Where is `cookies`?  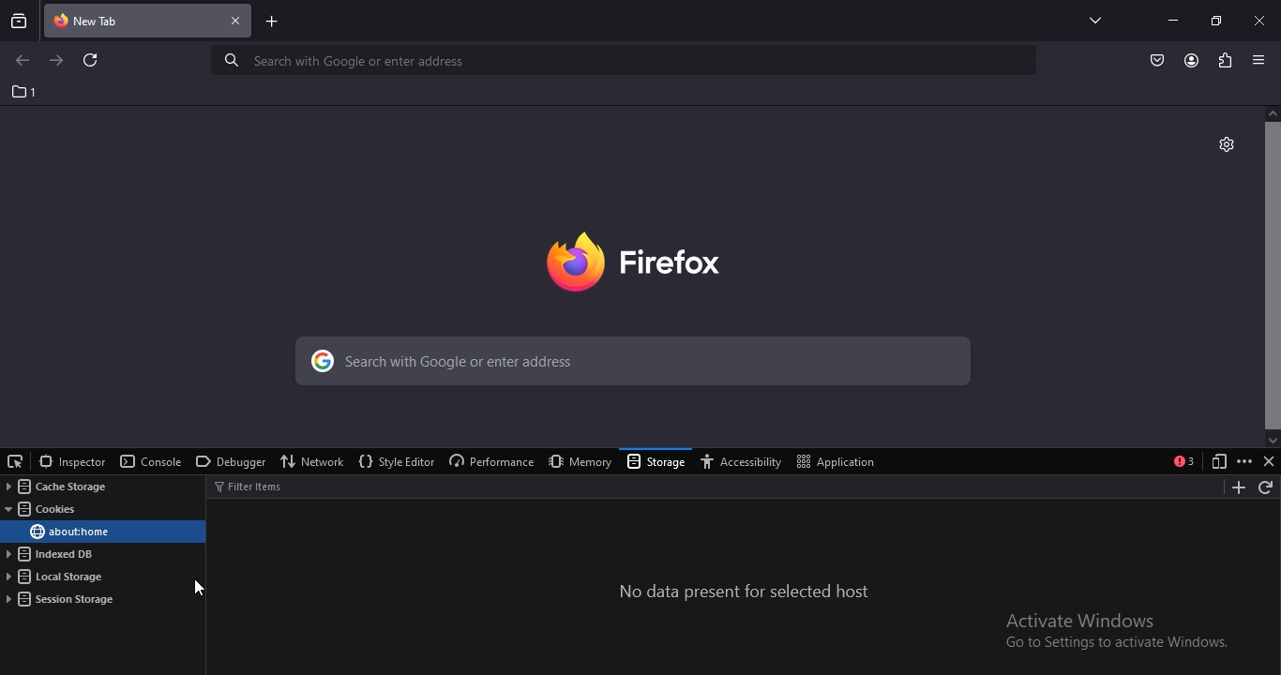 cookies is located at coordinates (45, 510).